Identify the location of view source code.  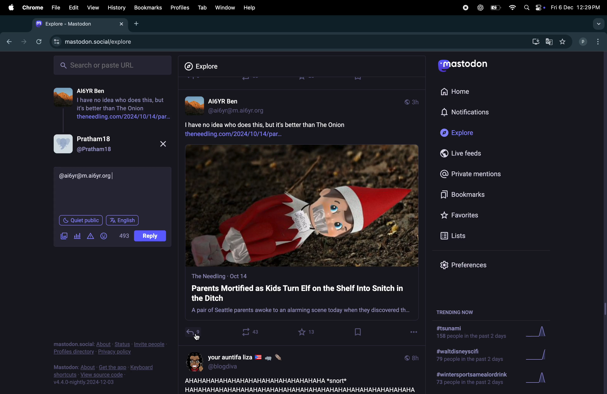
(108, 375).